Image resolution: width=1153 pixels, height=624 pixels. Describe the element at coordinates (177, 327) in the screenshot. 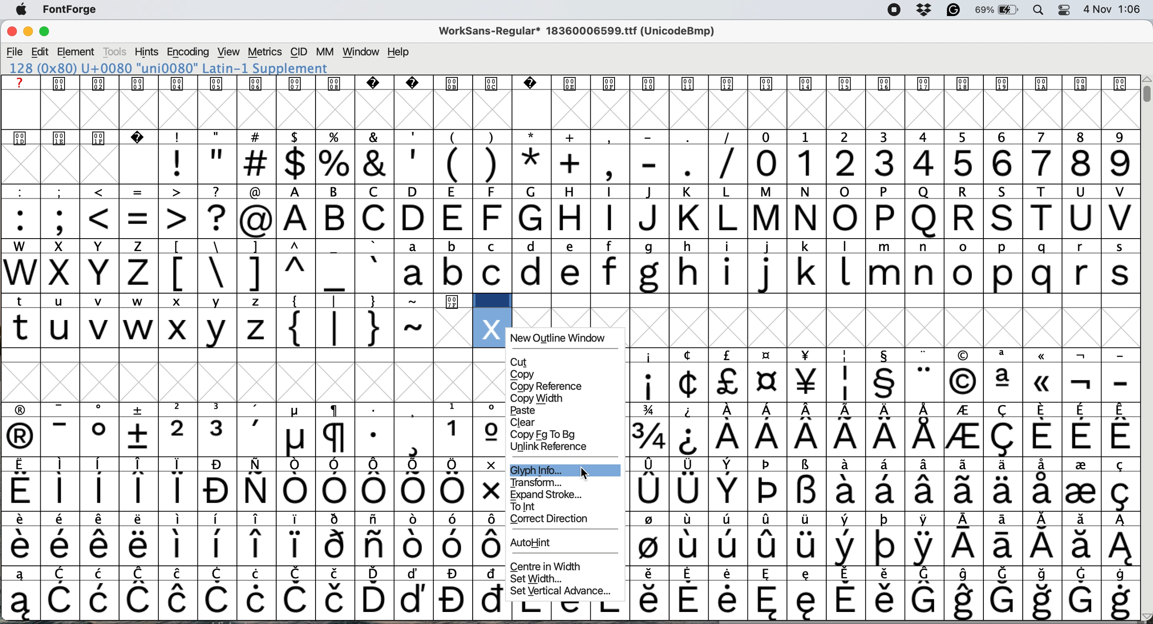

I see `lower case x chosen` at that location.